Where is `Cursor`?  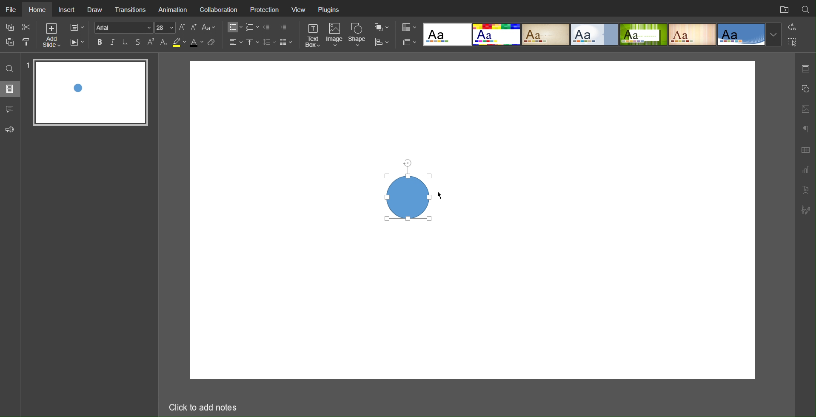
Cursor is located at coordinates (441, 196).